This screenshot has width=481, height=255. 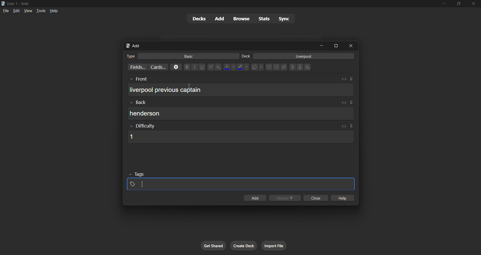 What do you see at coordinates (15, 10) in the screenshot?
I see `edit` at bounding box center [15, 10].